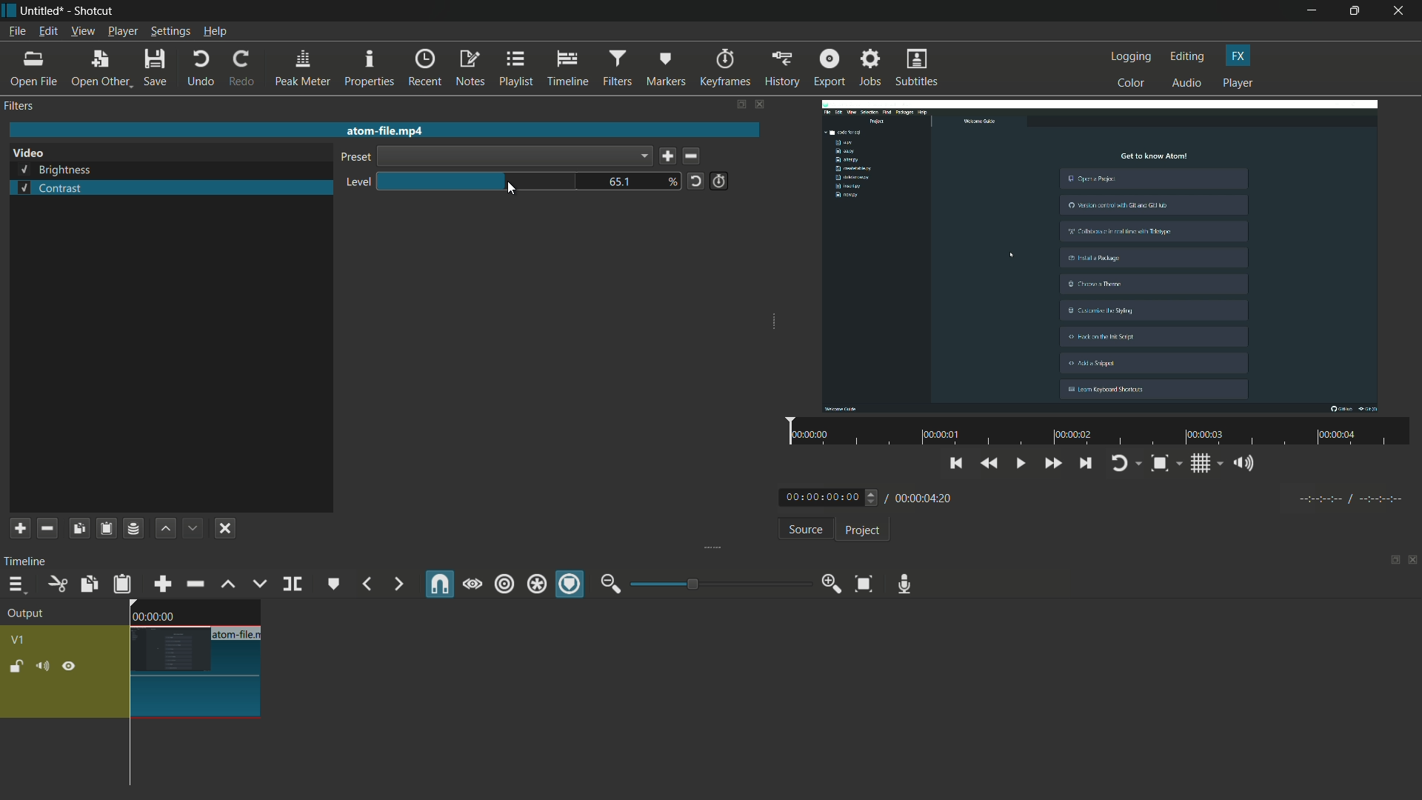  I want to click on logging, so click(1132, 56).